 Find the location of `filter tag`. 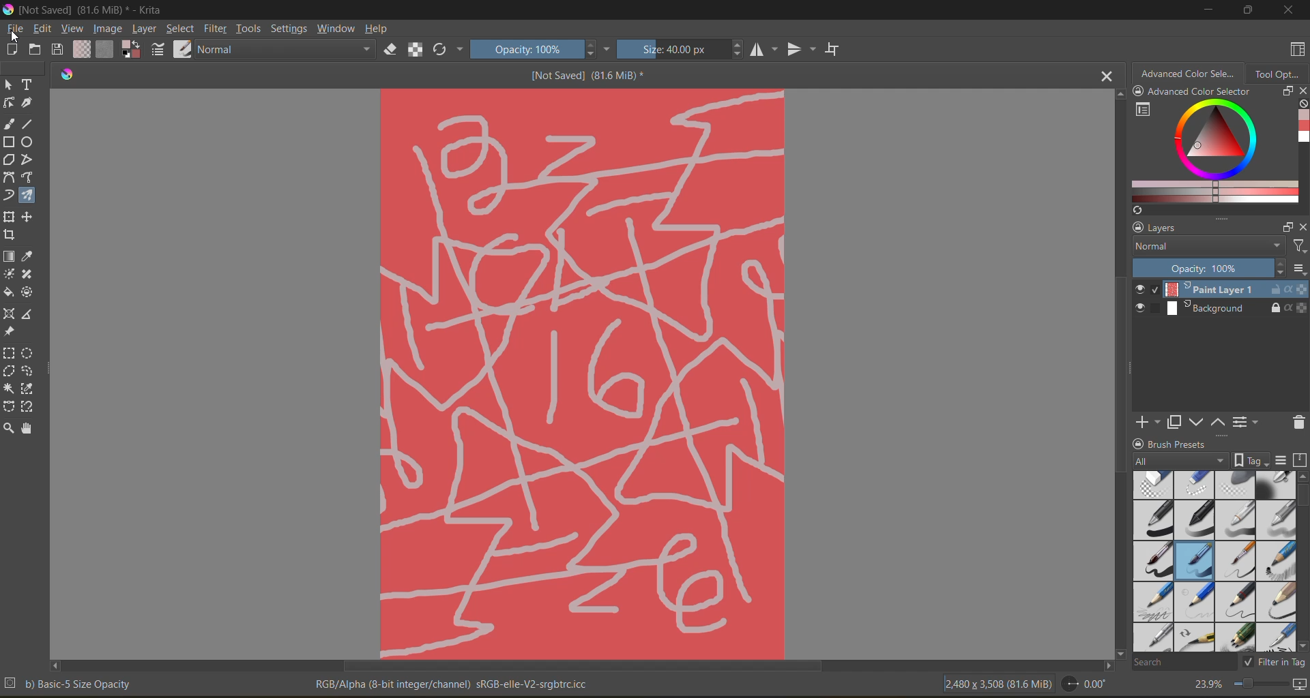

filter tag is located at coordinates (1272, 661).